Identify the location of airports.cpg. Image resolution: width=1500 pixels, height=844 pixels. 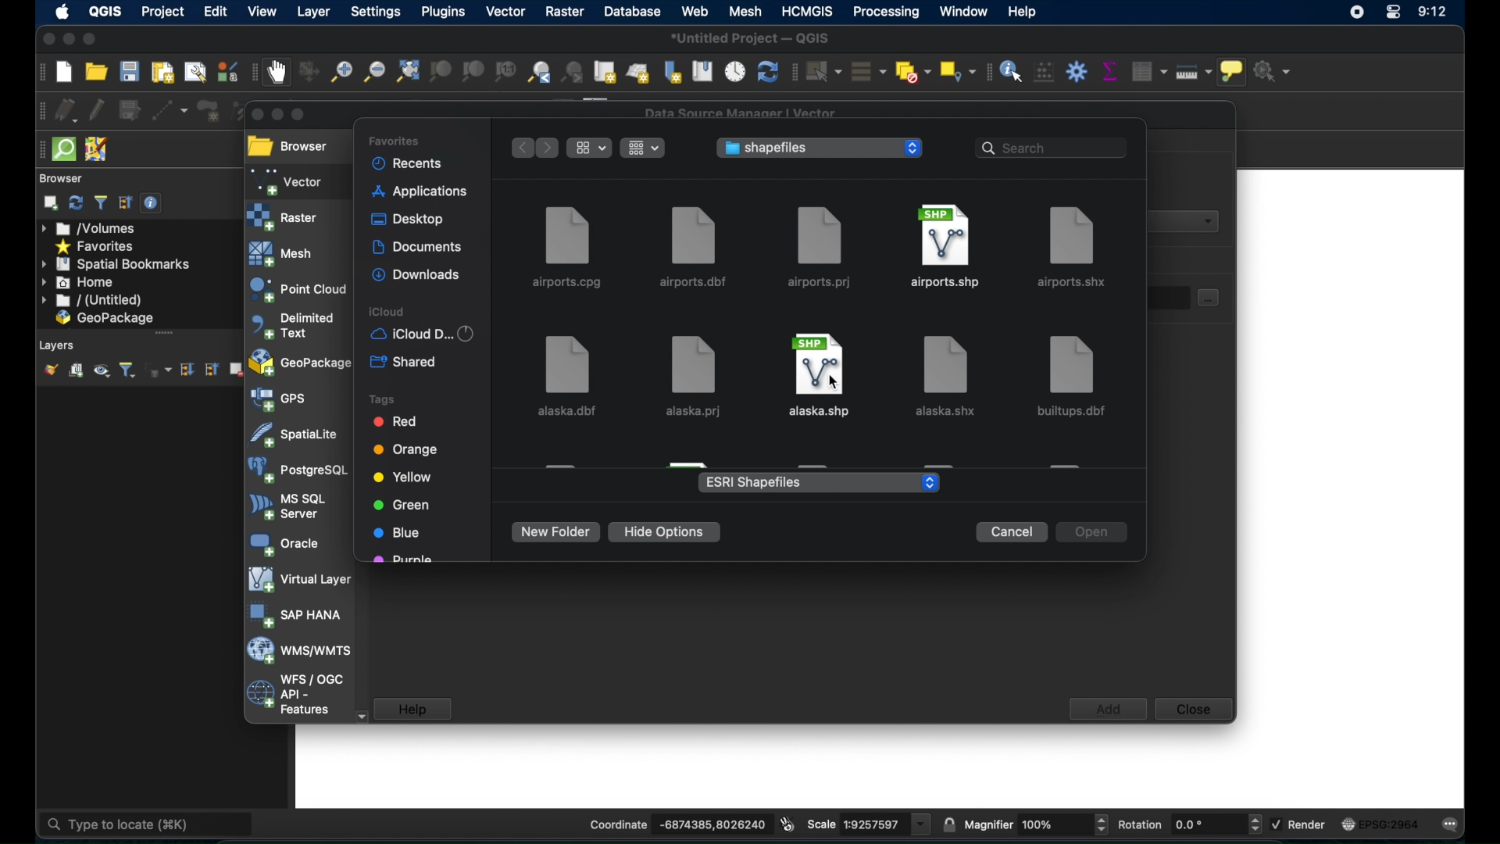
(568, 248).